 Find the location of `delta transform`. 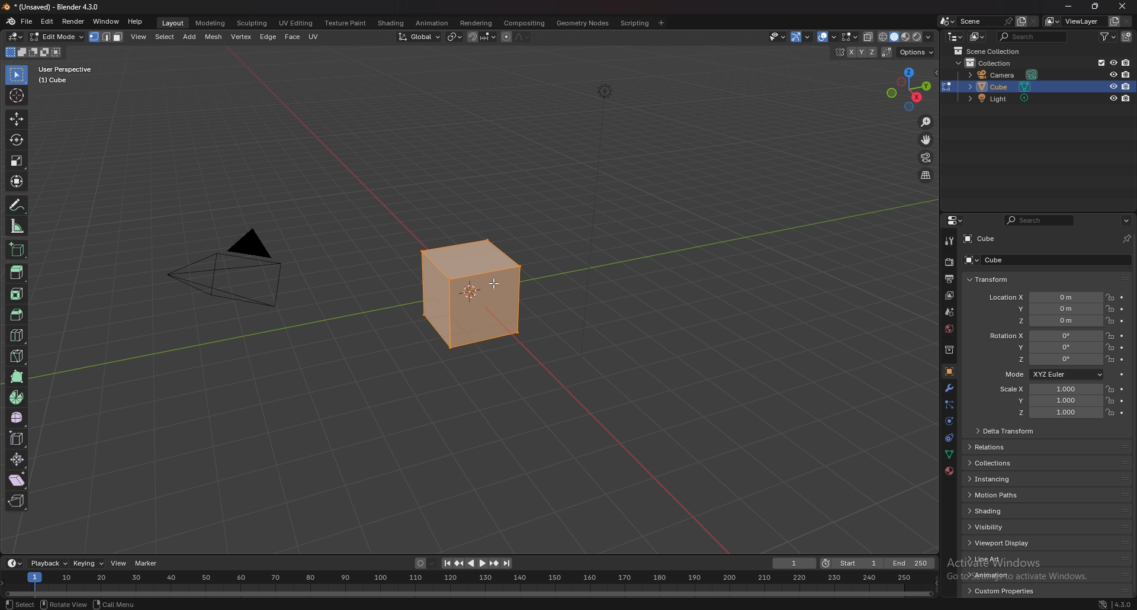

delta transform is located at coordinates (1022, 431).